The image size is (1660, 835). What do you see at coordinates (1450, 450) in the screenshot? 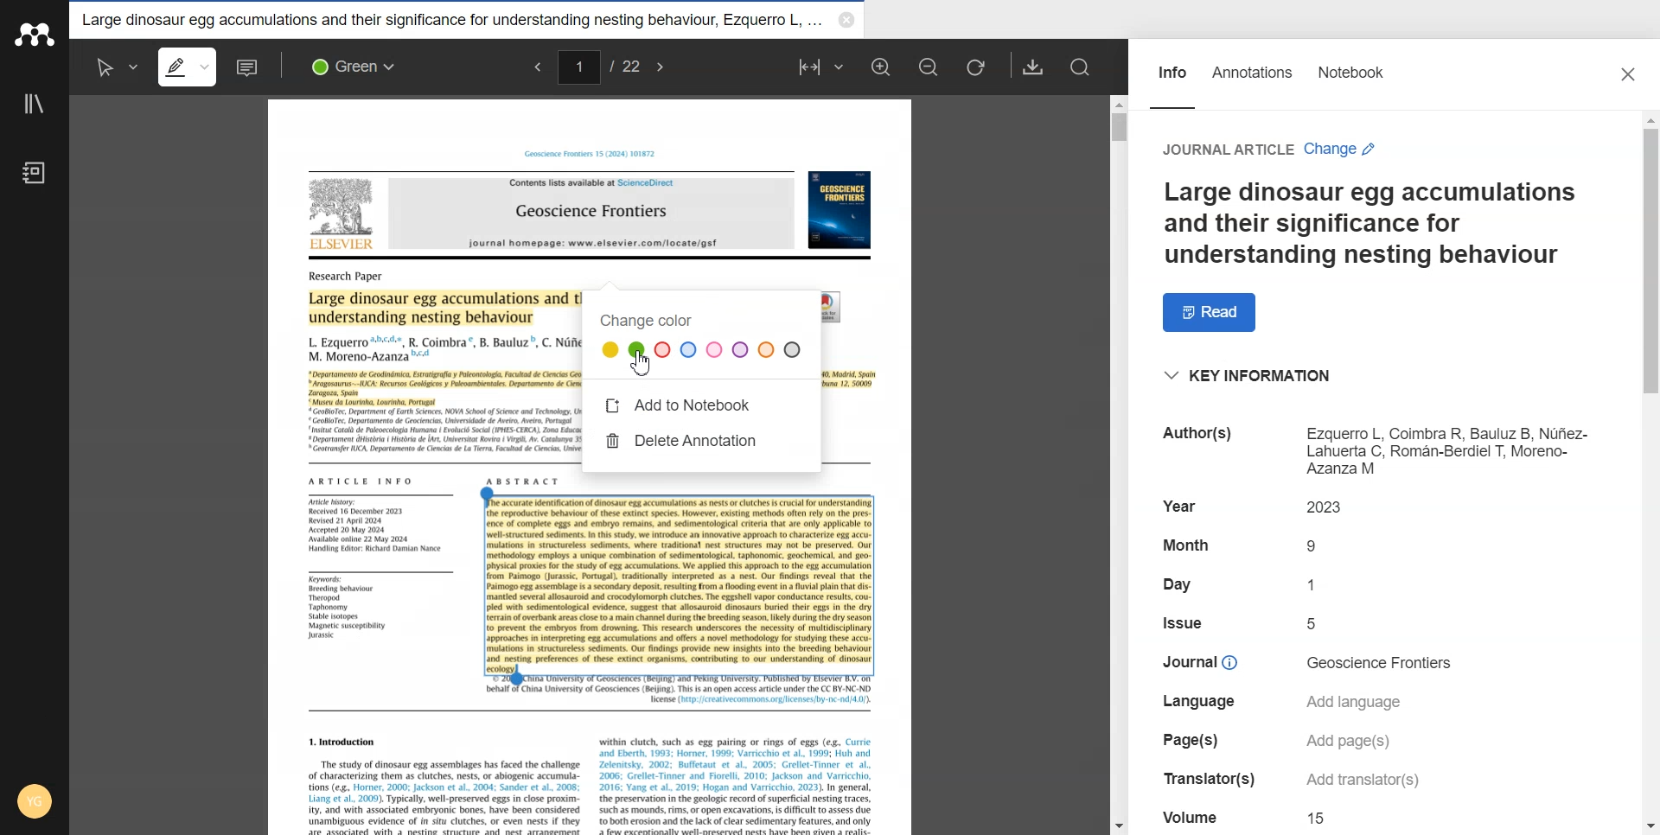
I see `text` at bounding box center [1450, 450].